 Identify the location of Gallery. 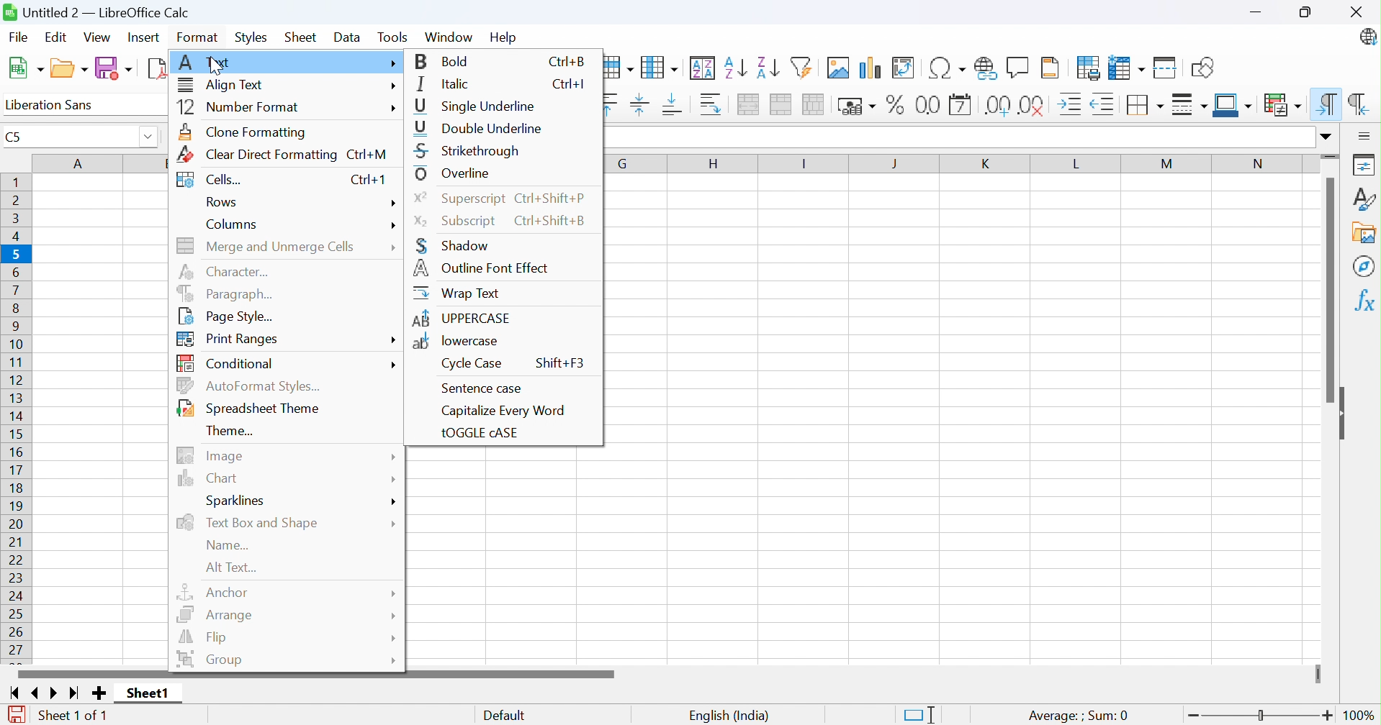
(1365, 233).